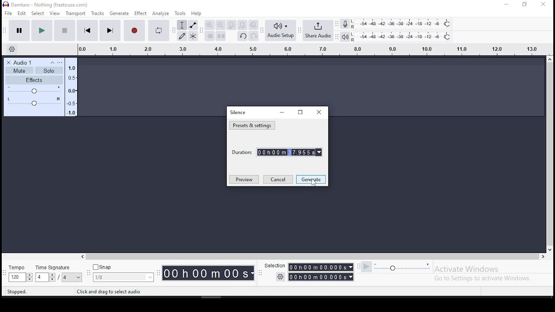 The height and width of the screenshot is (312, 555). What do you see at coordinates (244, 179) in the screenshot?
I see `preview` at bounding box center [244, 179].